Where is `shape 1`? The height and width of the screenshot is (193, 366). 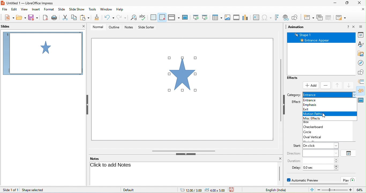
shape 1 is located at coordinates (322, 34).